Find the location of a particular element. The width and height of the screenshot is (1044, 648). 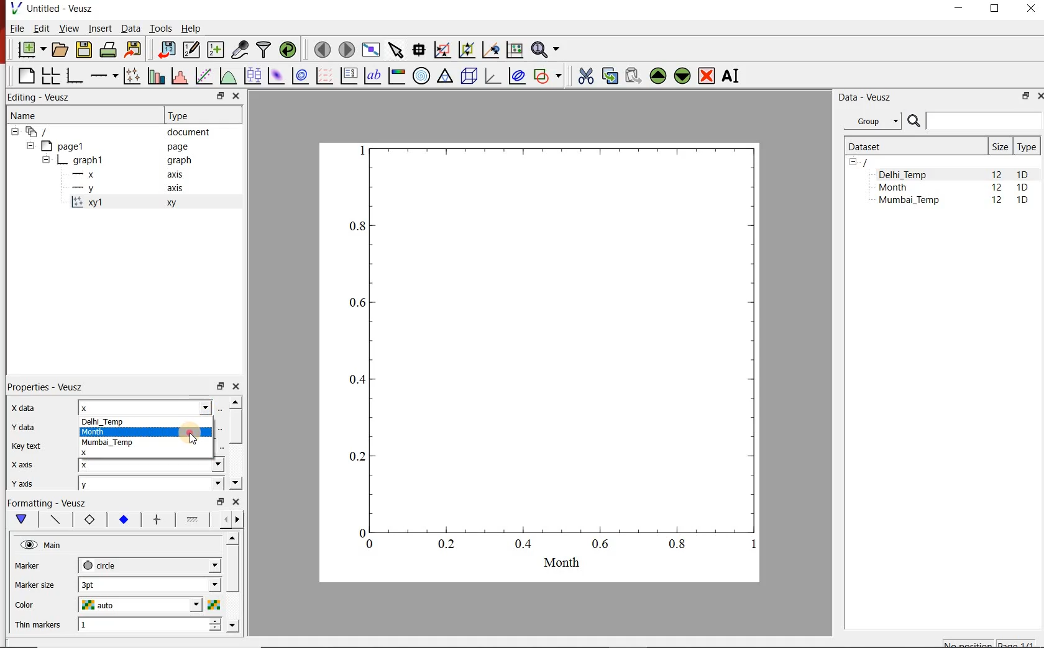

Edit is located at coordinates (40, 28).